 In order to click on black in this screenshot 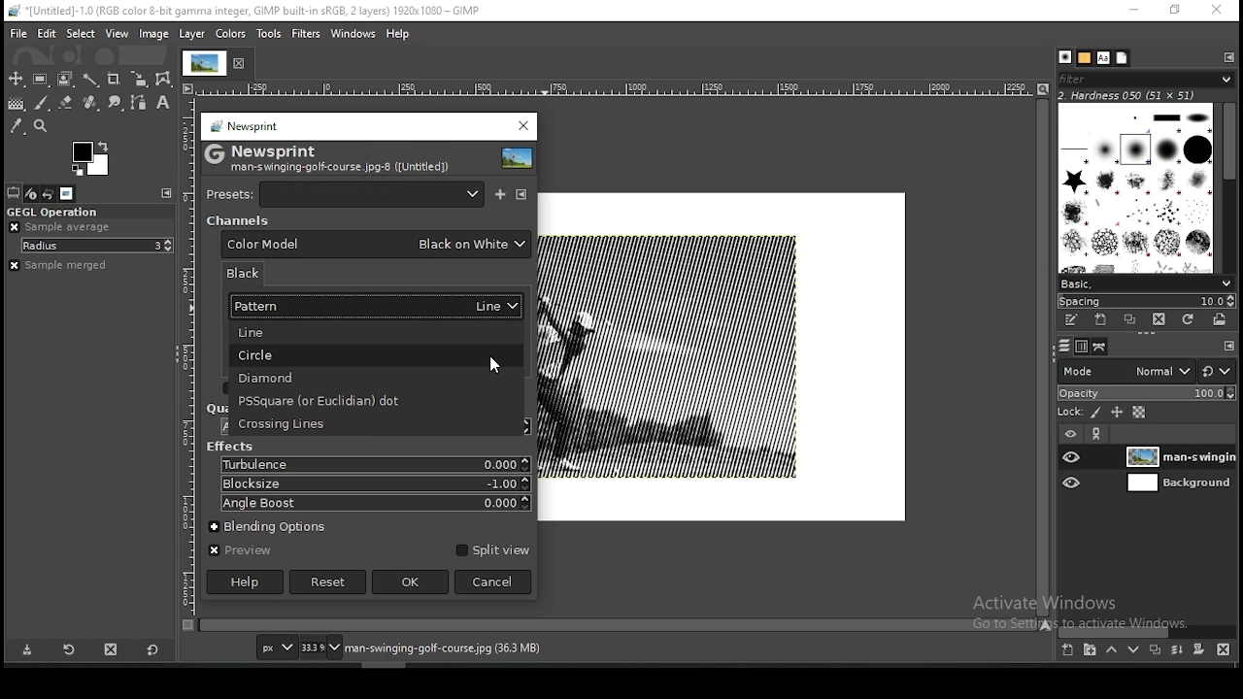, I will do `click(251, 273)`.